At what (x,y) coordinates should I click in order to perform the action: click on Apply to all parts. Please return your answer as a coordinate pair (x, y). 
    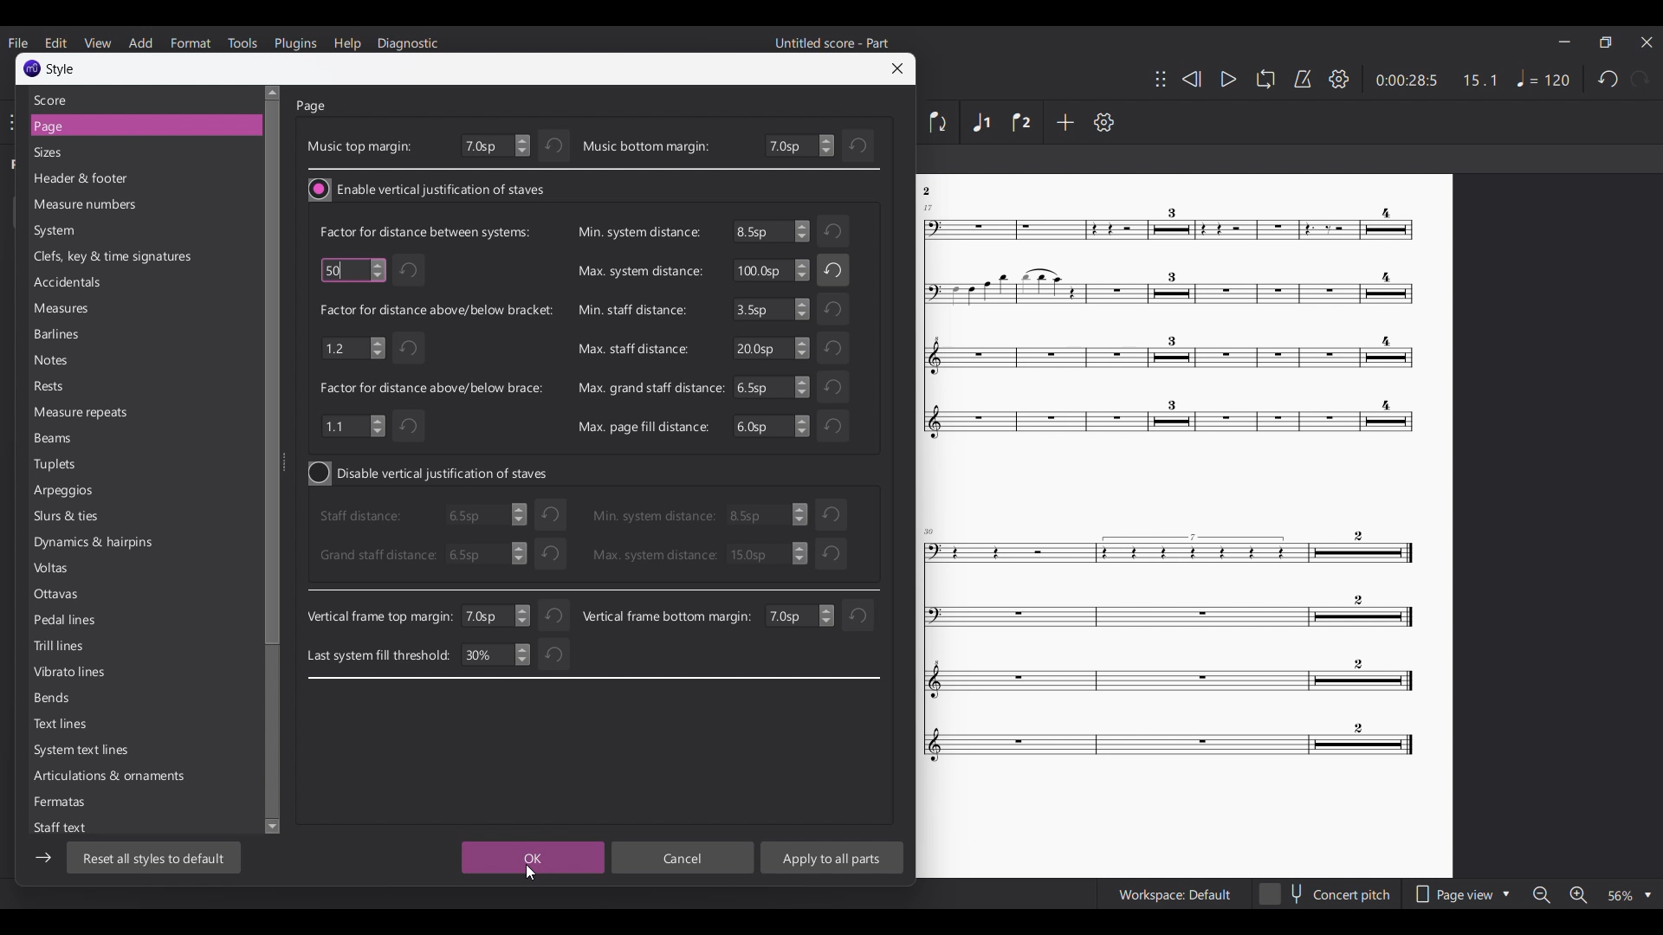
    Looking at the image, I should click on (831, 857).